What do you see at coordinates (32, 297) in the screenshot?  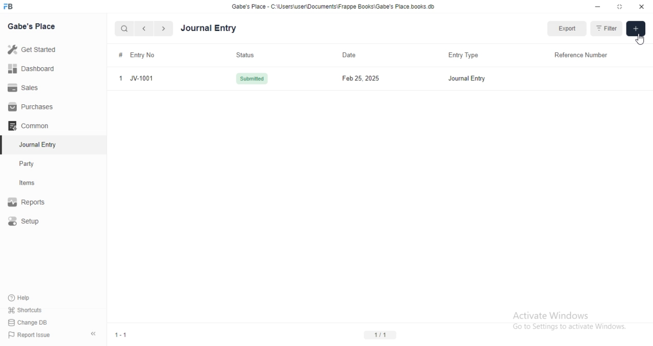 I see `Help` at bounding box center [32, 297].